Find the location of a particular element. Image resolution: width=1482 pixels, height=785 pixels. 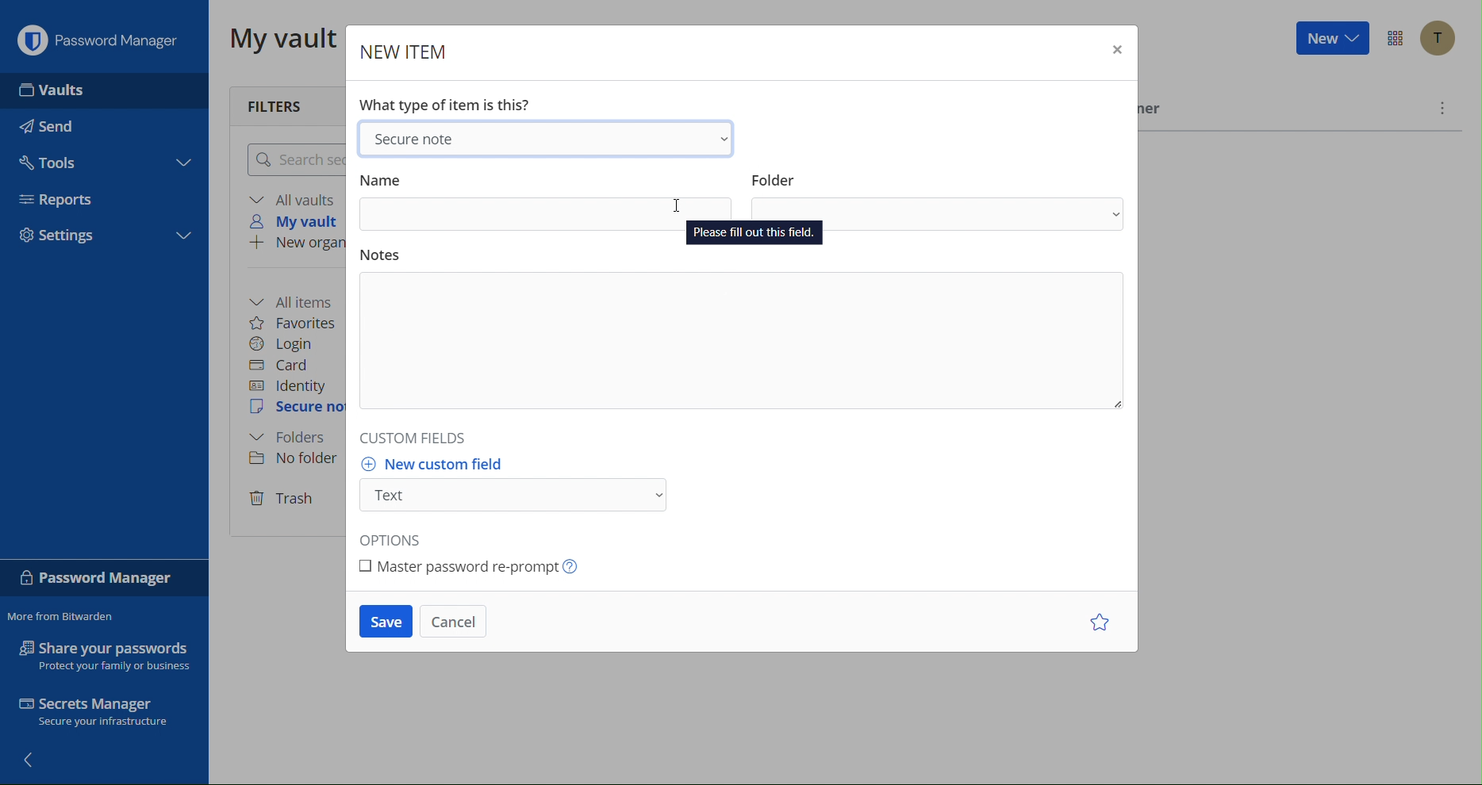

Favorites is located at coordinates (298, 321).